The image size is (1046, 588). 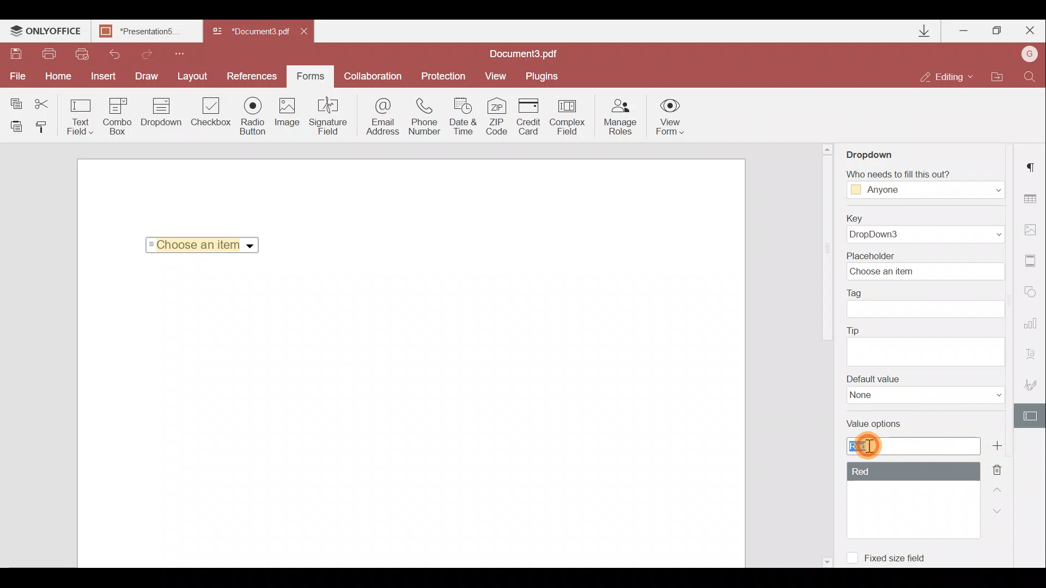 I want to click on Headers & footers settings, so click(x=1033, y=261).